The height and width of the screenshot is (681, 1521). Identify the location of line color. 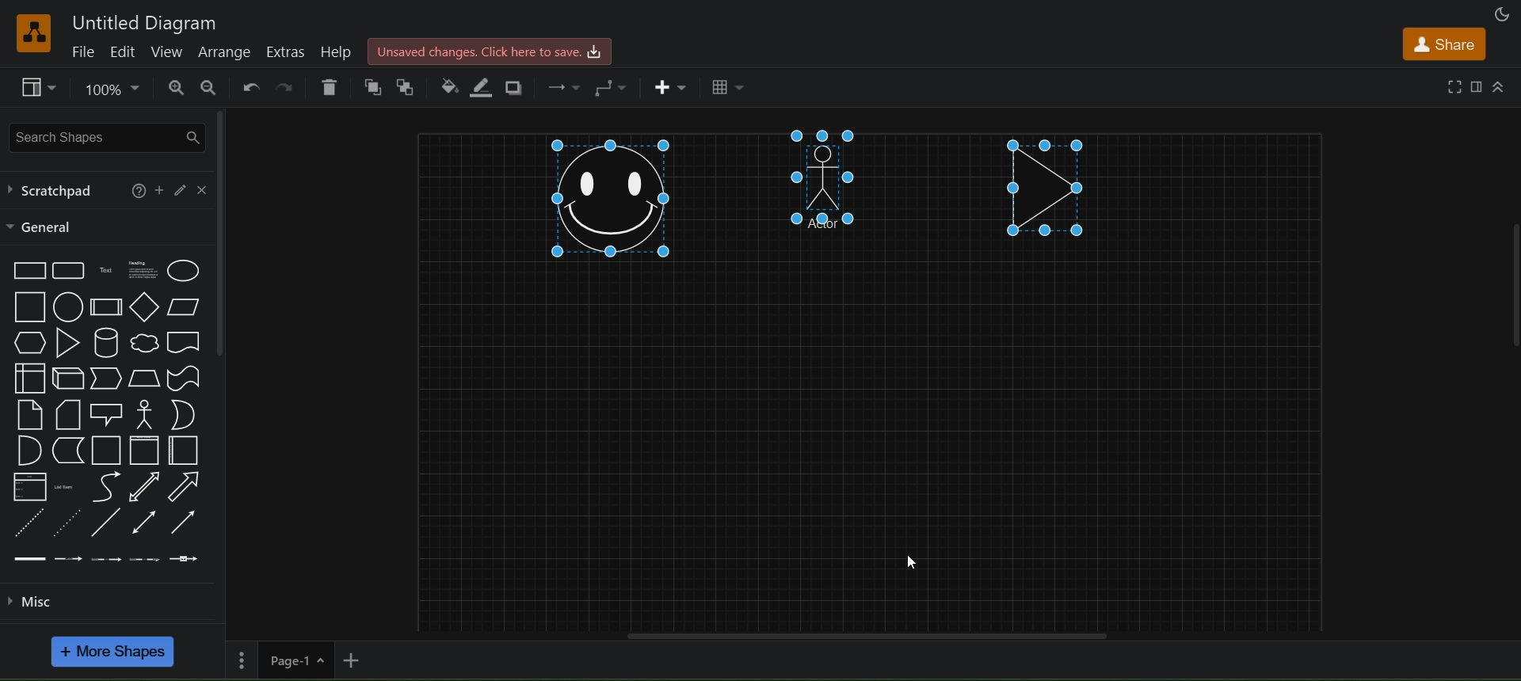
(486, 88).